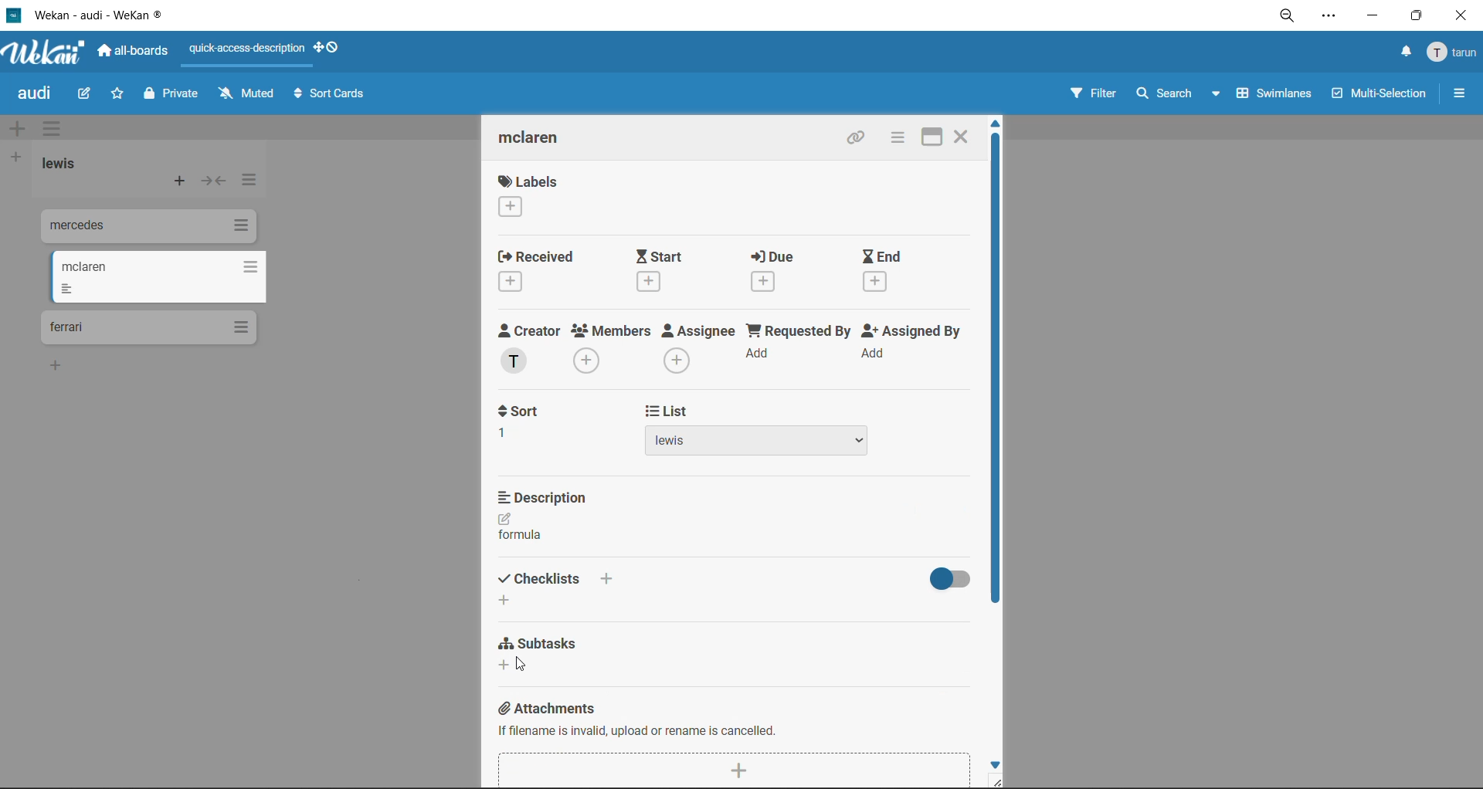  What do you see at coordinates (699, 348) in the screenshot?
I see `assignee` at bounding box center [699, 348].